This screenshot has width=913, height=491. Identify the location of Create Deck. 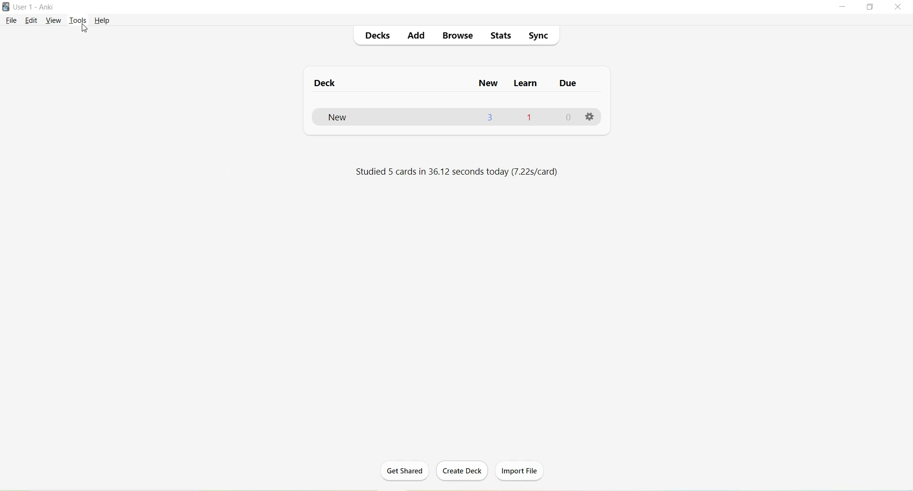
(464, 471).